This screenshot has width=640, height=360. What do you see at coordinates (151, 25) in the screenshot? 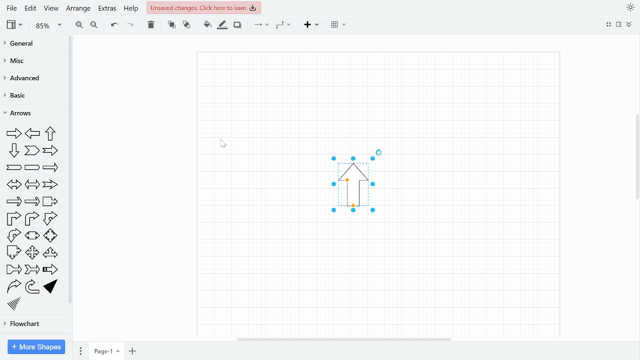
I see `Delete` at bounding box center [151, 25].